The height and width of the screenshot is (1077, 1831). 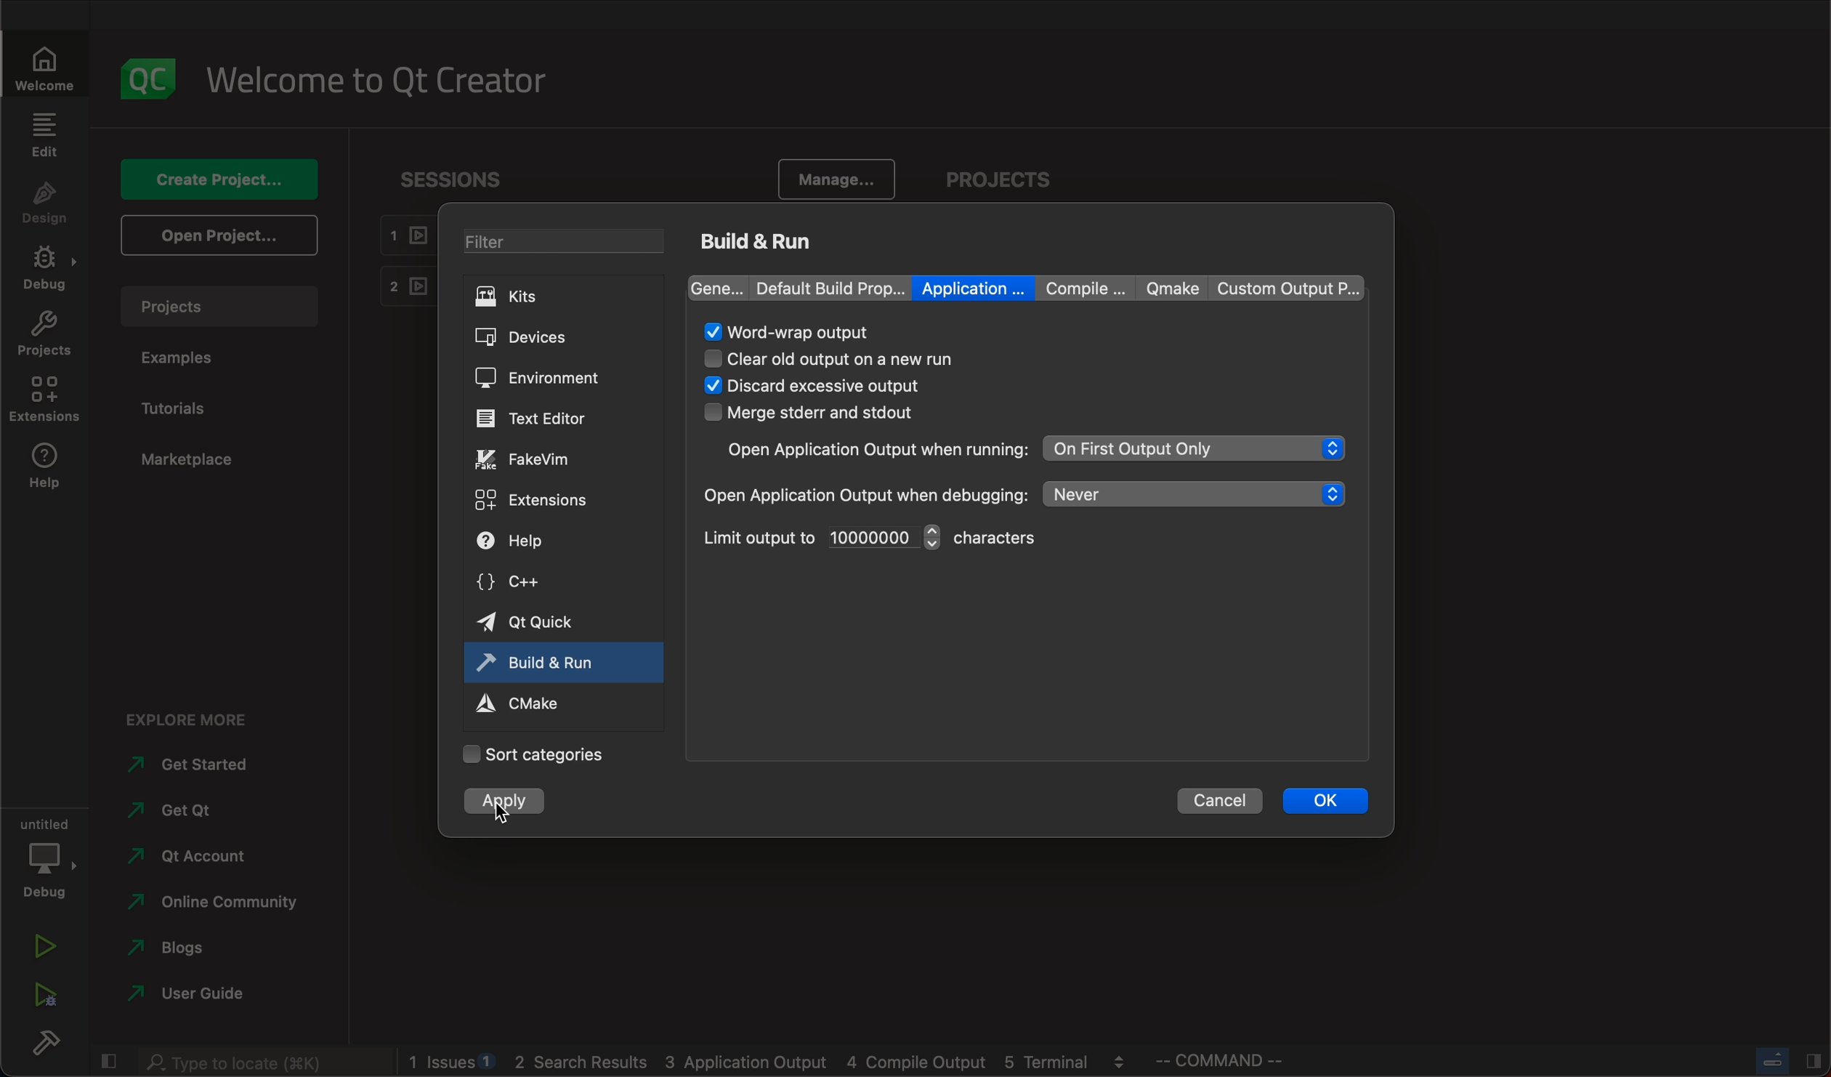 I want to click on debug, so click(x=45, y=267).